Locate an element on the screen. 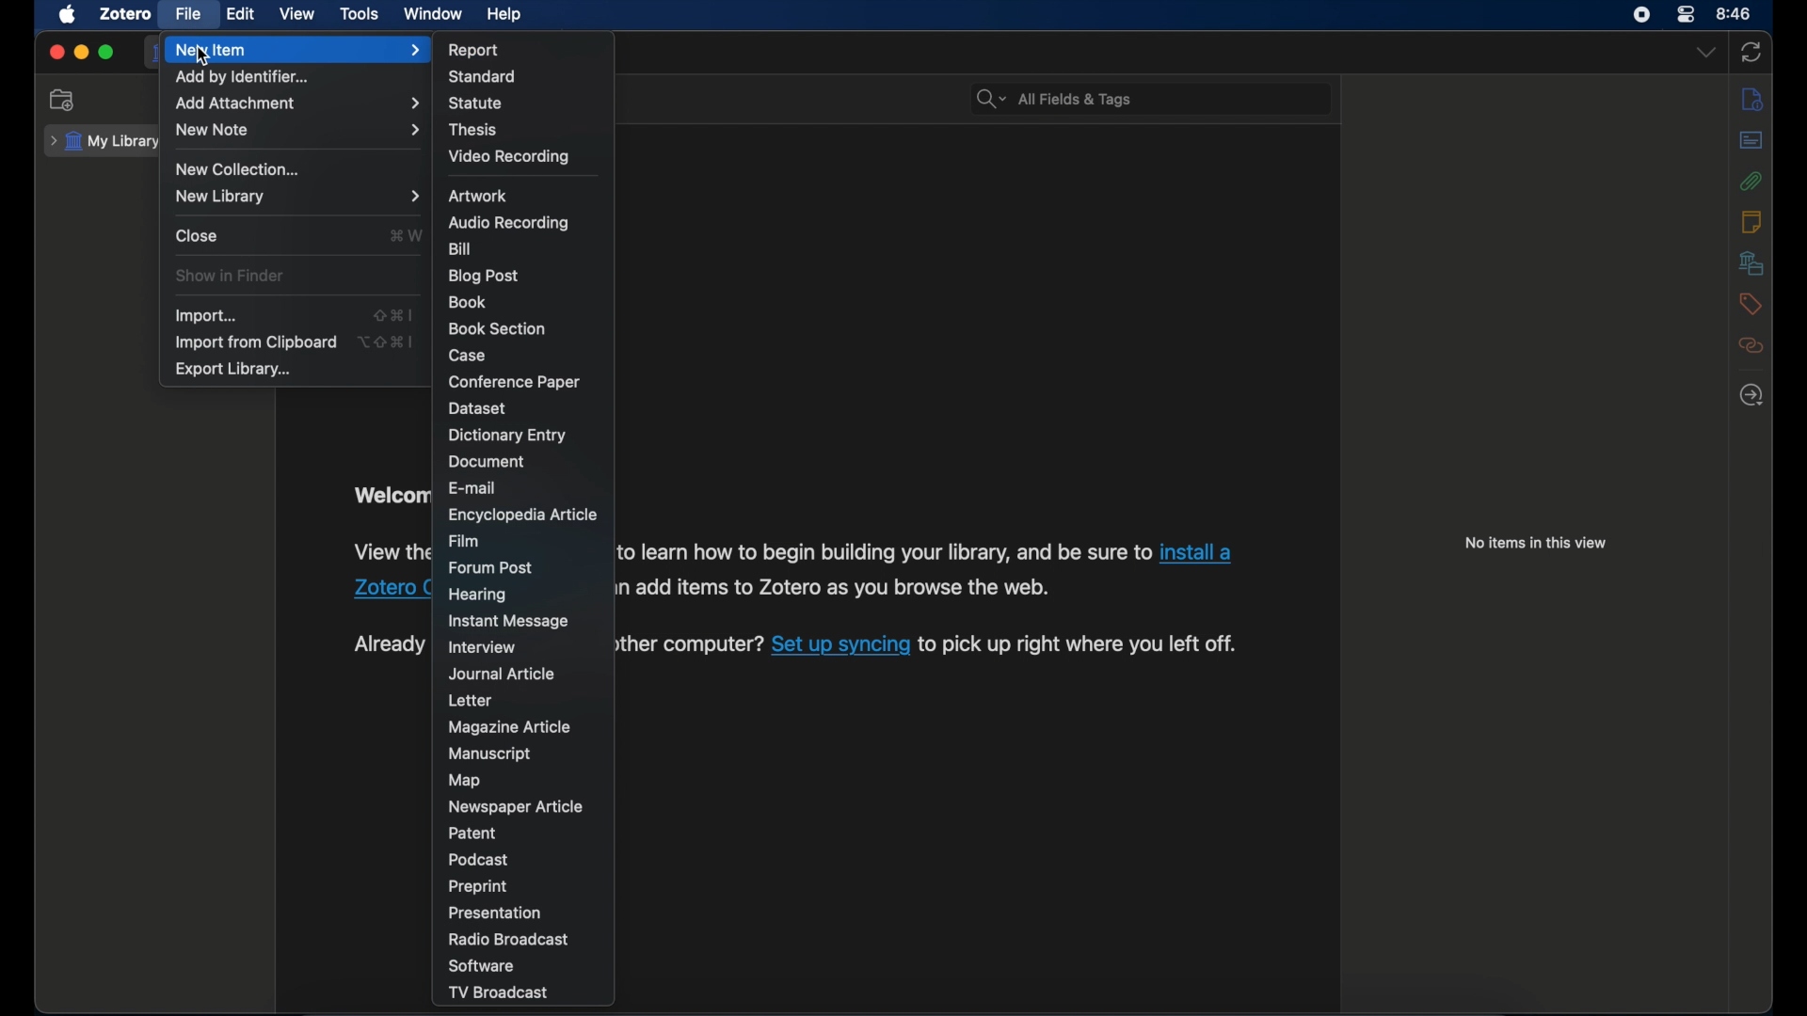 Image resolution: width=1807 pixels, height=1016 pixels. locate is located at coordinates (1751, 395).